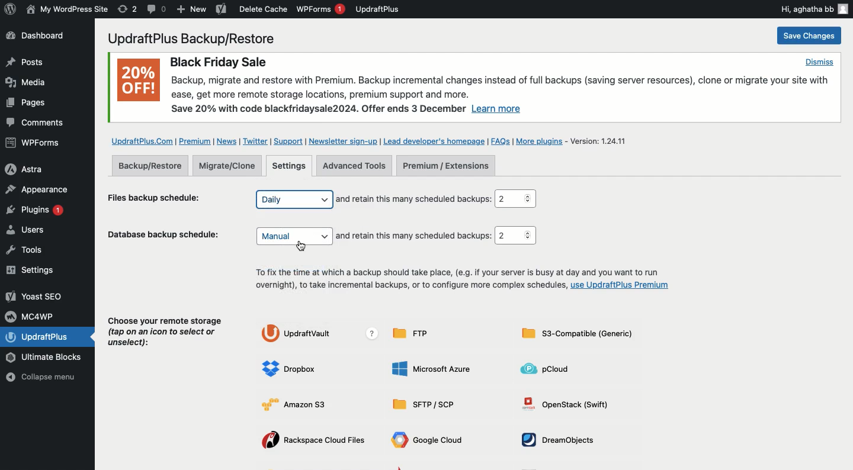 This screenshot has width=853, height=470. What do you see at coordinates (159, 197) in the screenshot?
I see `Files backup schedule` at bounding box center [159, 197].